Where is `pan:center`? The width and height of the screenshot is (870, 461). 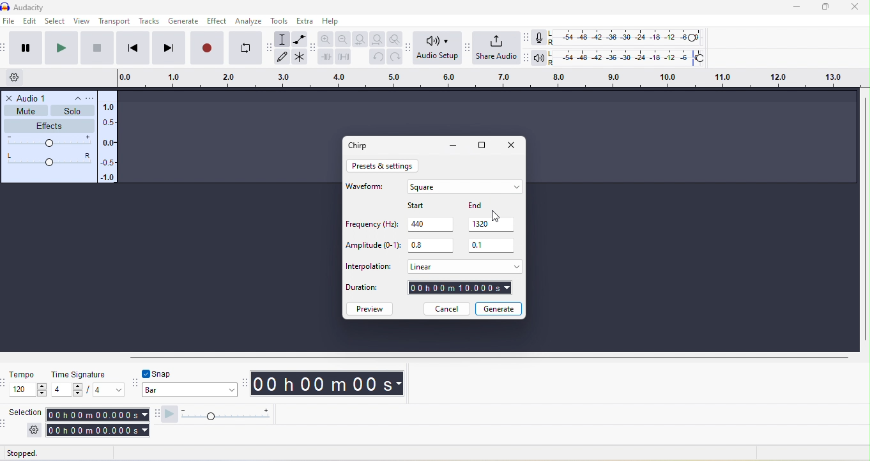
pan:center is located at coordinates (49, 159).